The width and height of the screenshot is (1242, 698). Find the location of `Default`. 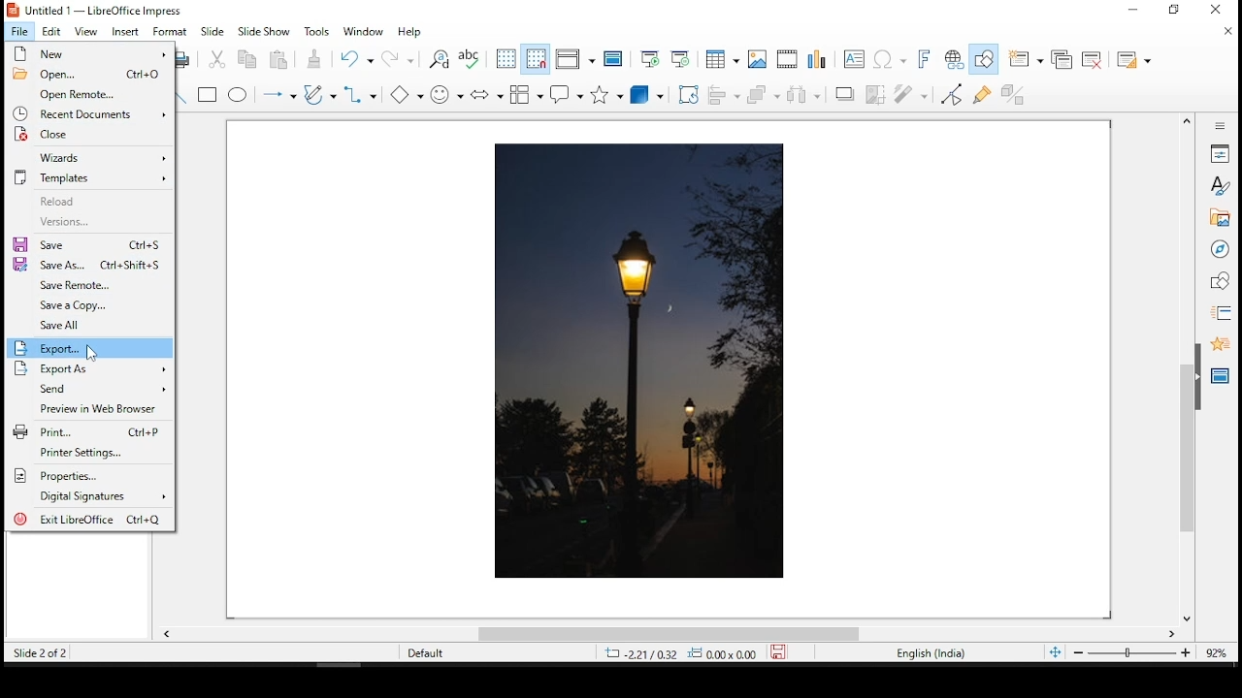

Default is located at coordinates (426, 652).